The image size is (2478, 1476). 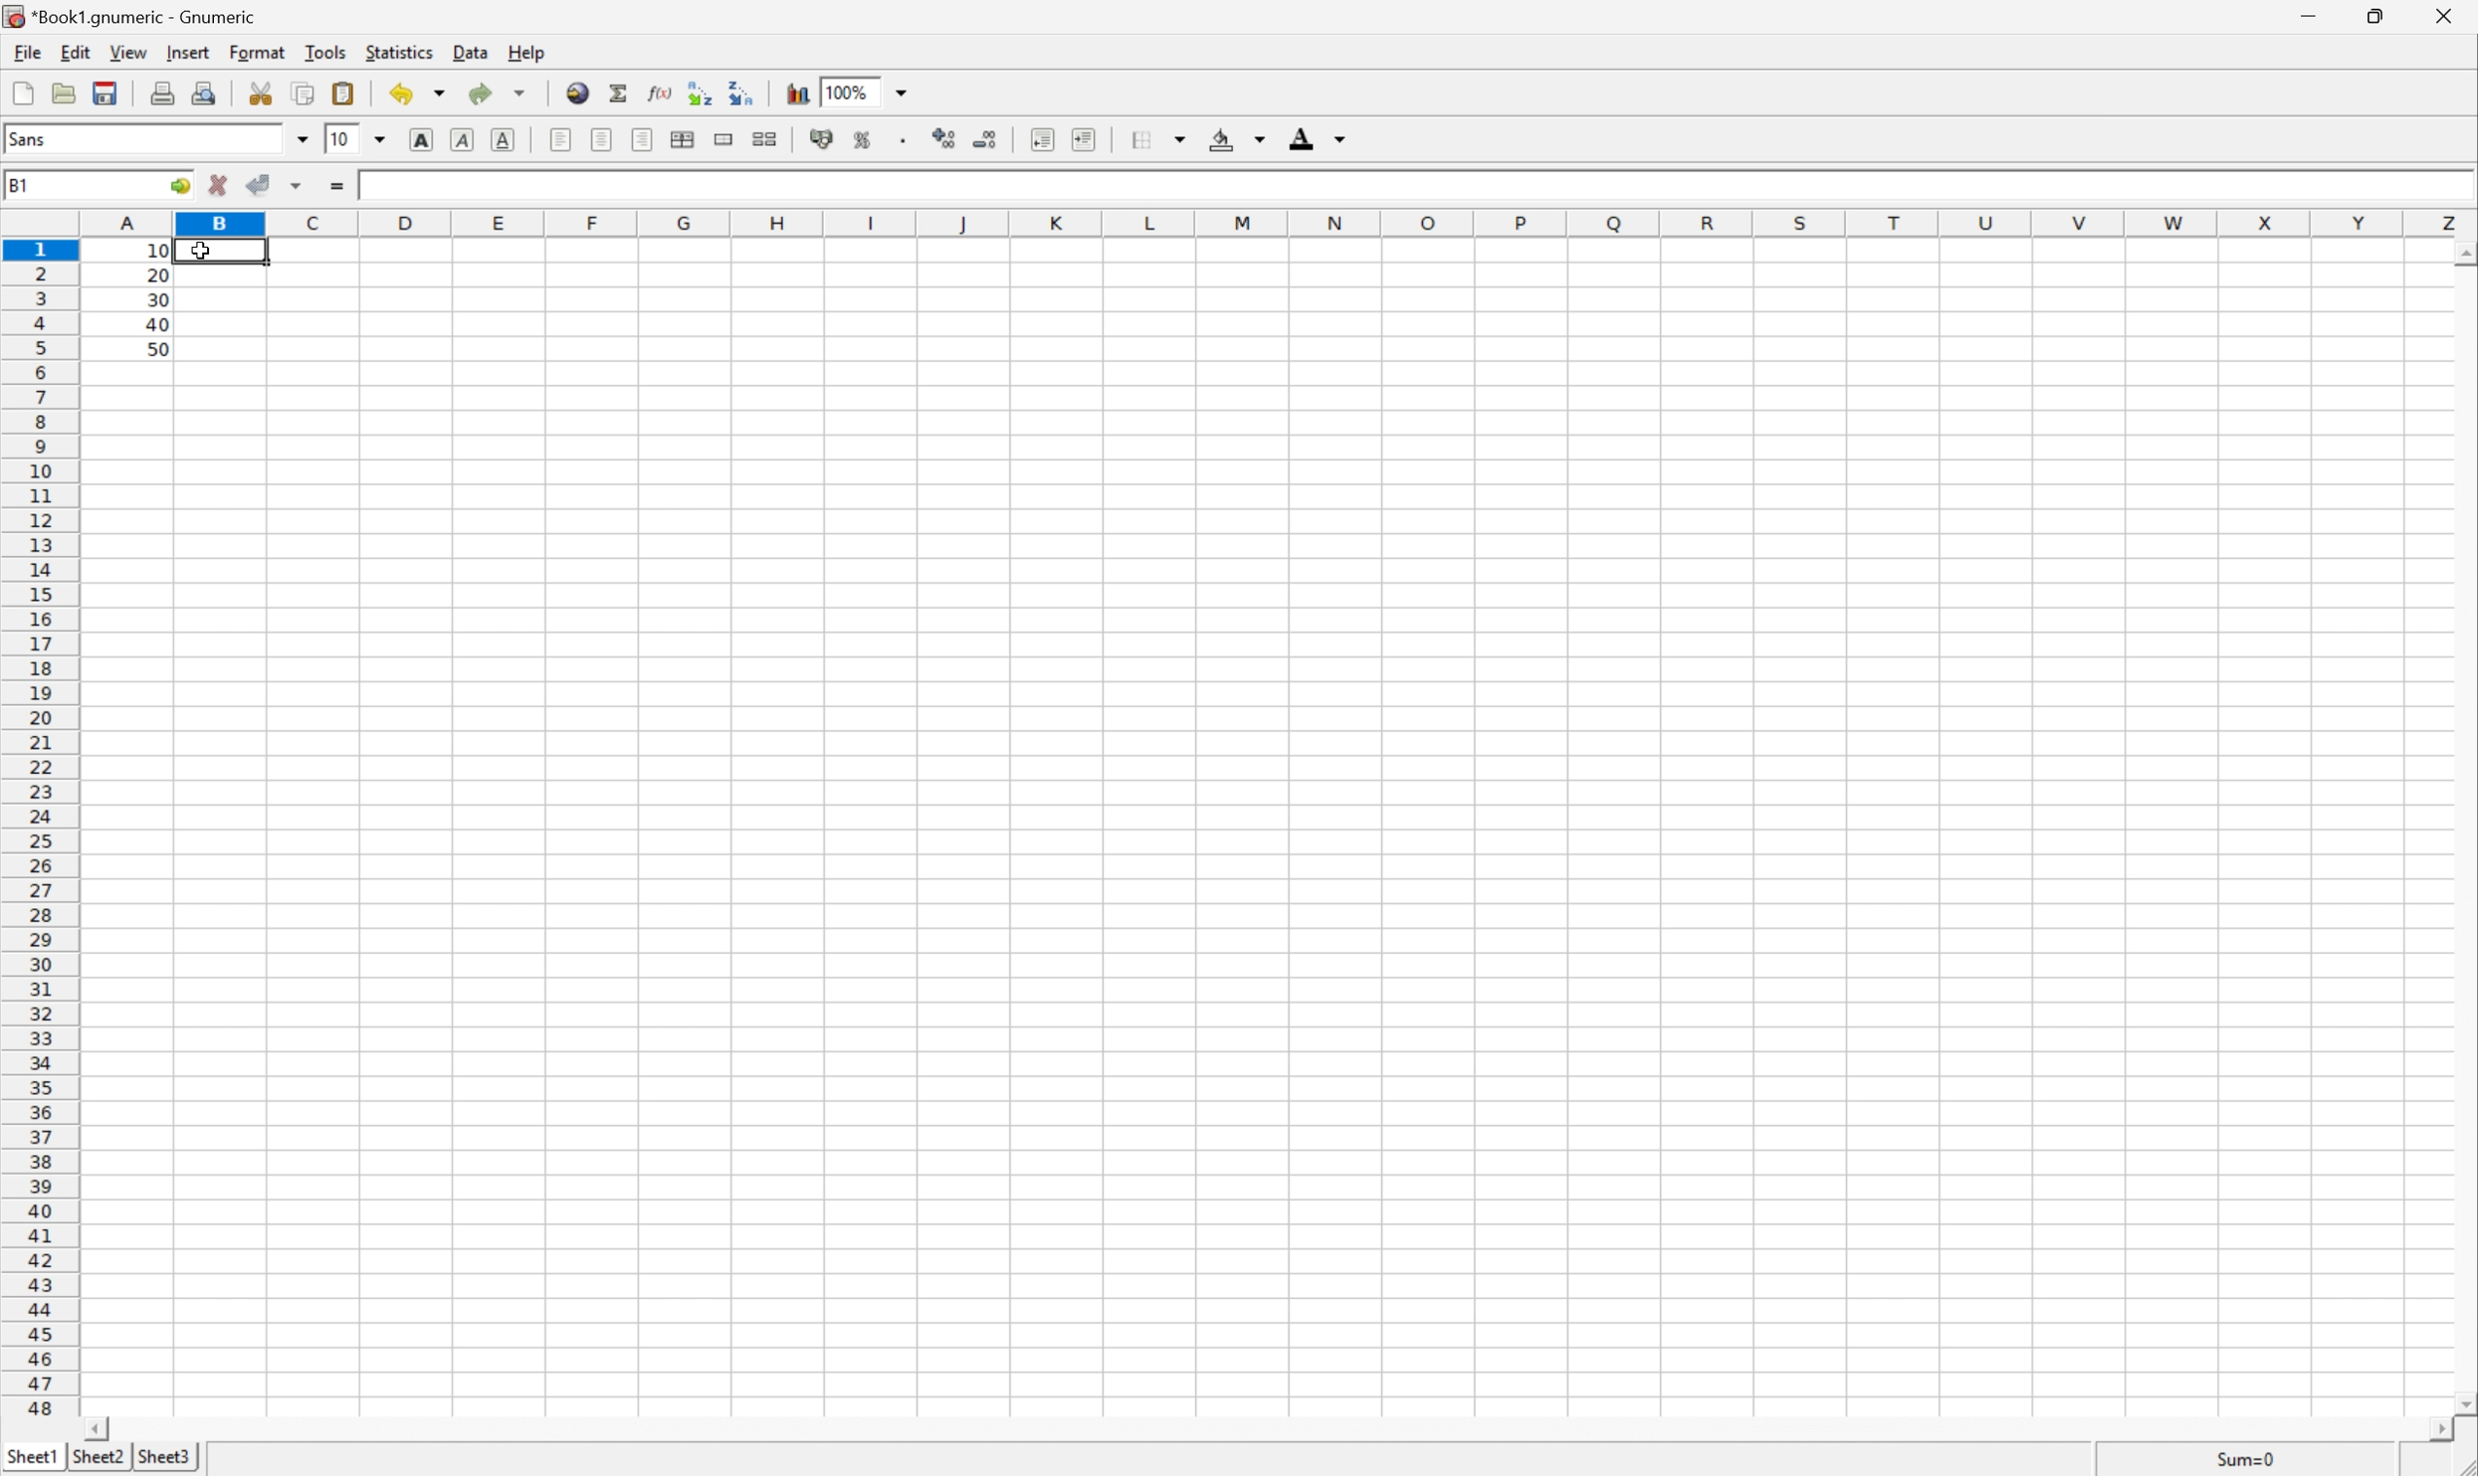 What do you see at coordinates (261, 92) in the screenshot?
I see `Cut selection` at bounding box center [261, 92].